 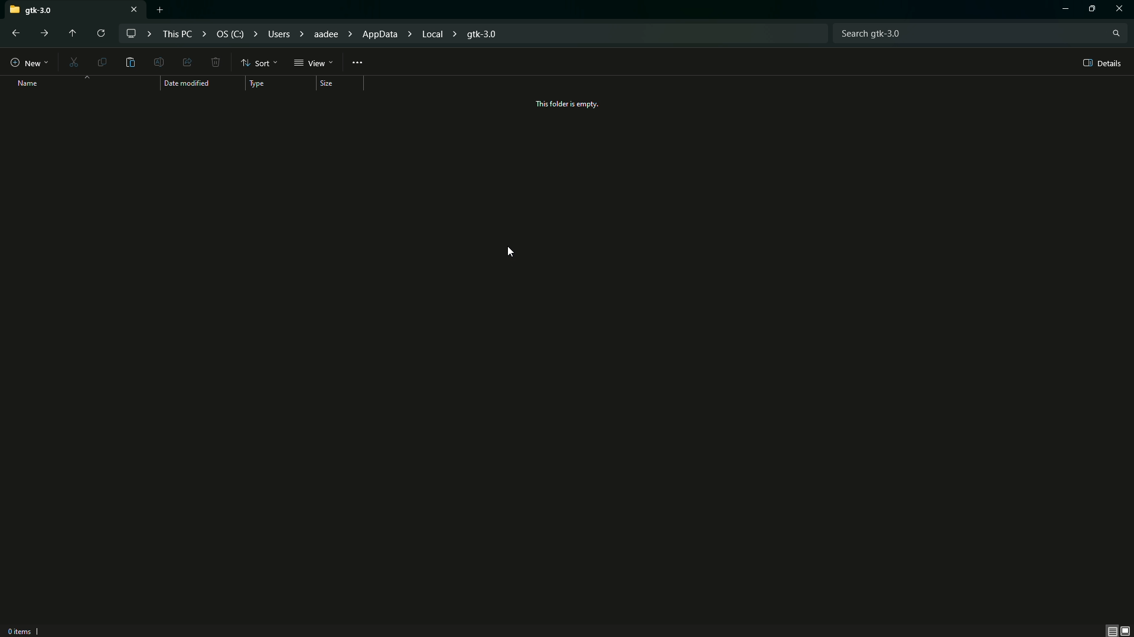 What do you see at coordinates (26, 630) in the screenshot?
I see `0 Items` at bounding box center [26, 630].